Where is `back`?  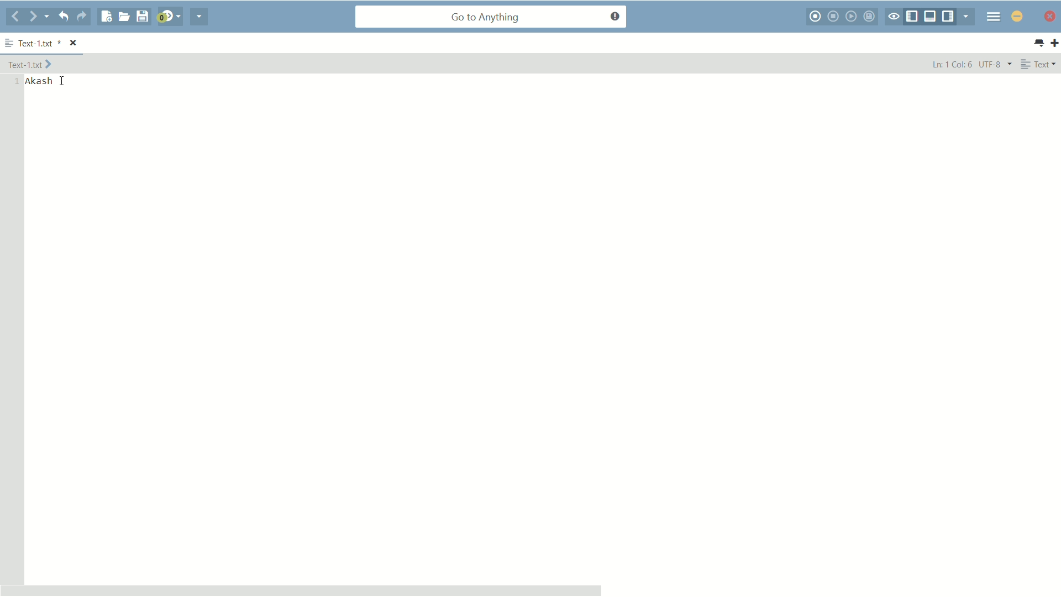 back is located at coordinates (15, 17).